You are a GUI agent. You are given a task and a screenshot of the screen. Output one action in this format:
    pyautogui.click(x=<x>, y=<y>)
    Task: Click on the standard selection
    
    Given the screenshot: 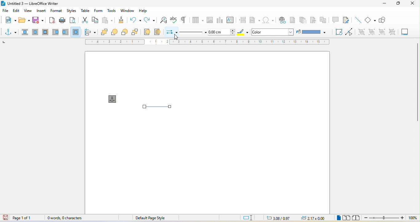 What is the action you would take?
    pyautogui.click(x=250, y=218)
    